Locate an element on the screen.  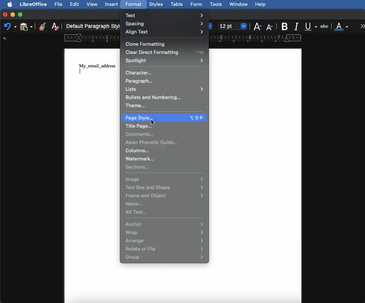
Strikethrough  is located at coordinates (325, 26).